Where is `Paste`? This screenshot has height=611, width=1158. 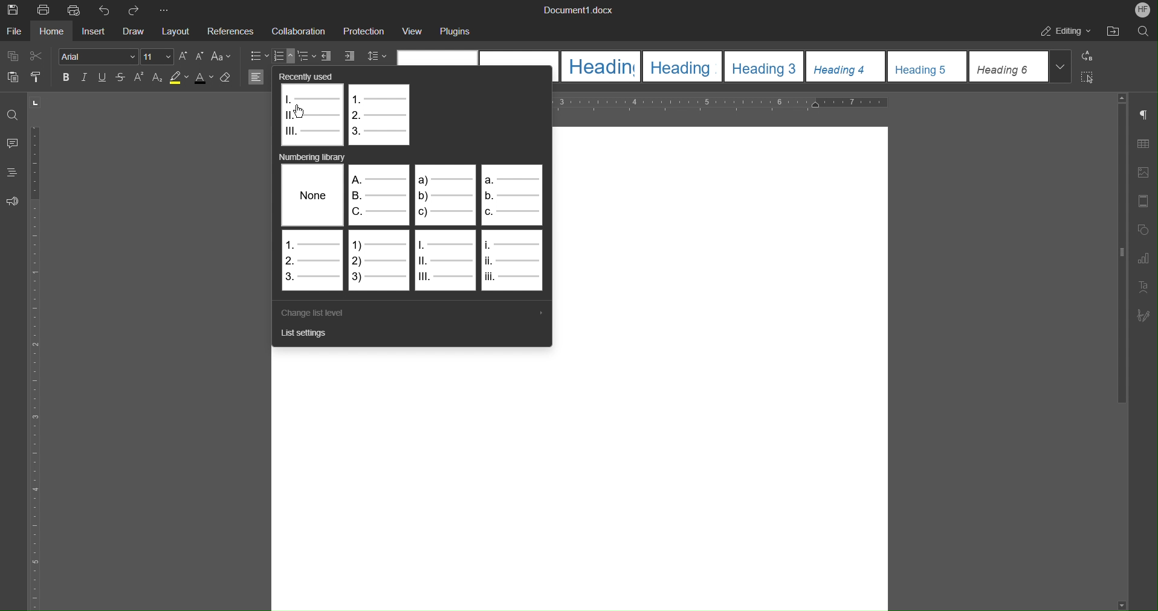 Paste is located at coordinates (11, 77).